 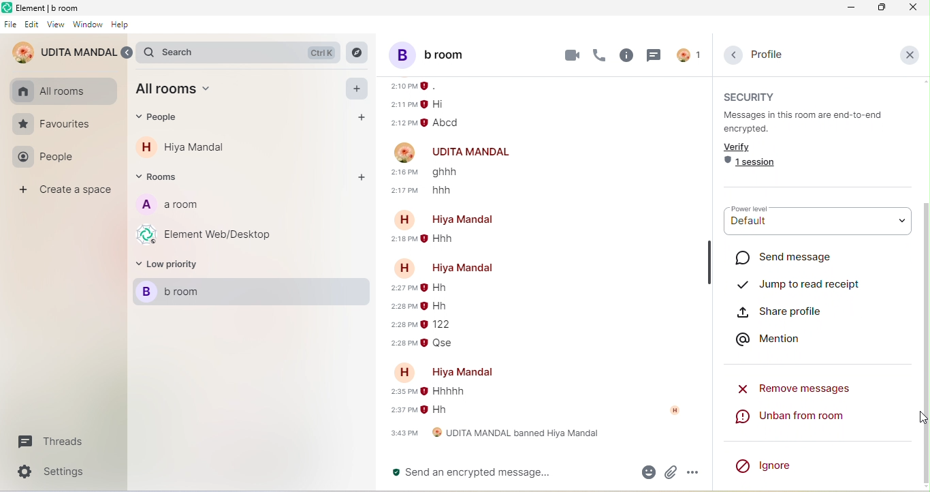 I want to click on default, so click(x=816, y=228).